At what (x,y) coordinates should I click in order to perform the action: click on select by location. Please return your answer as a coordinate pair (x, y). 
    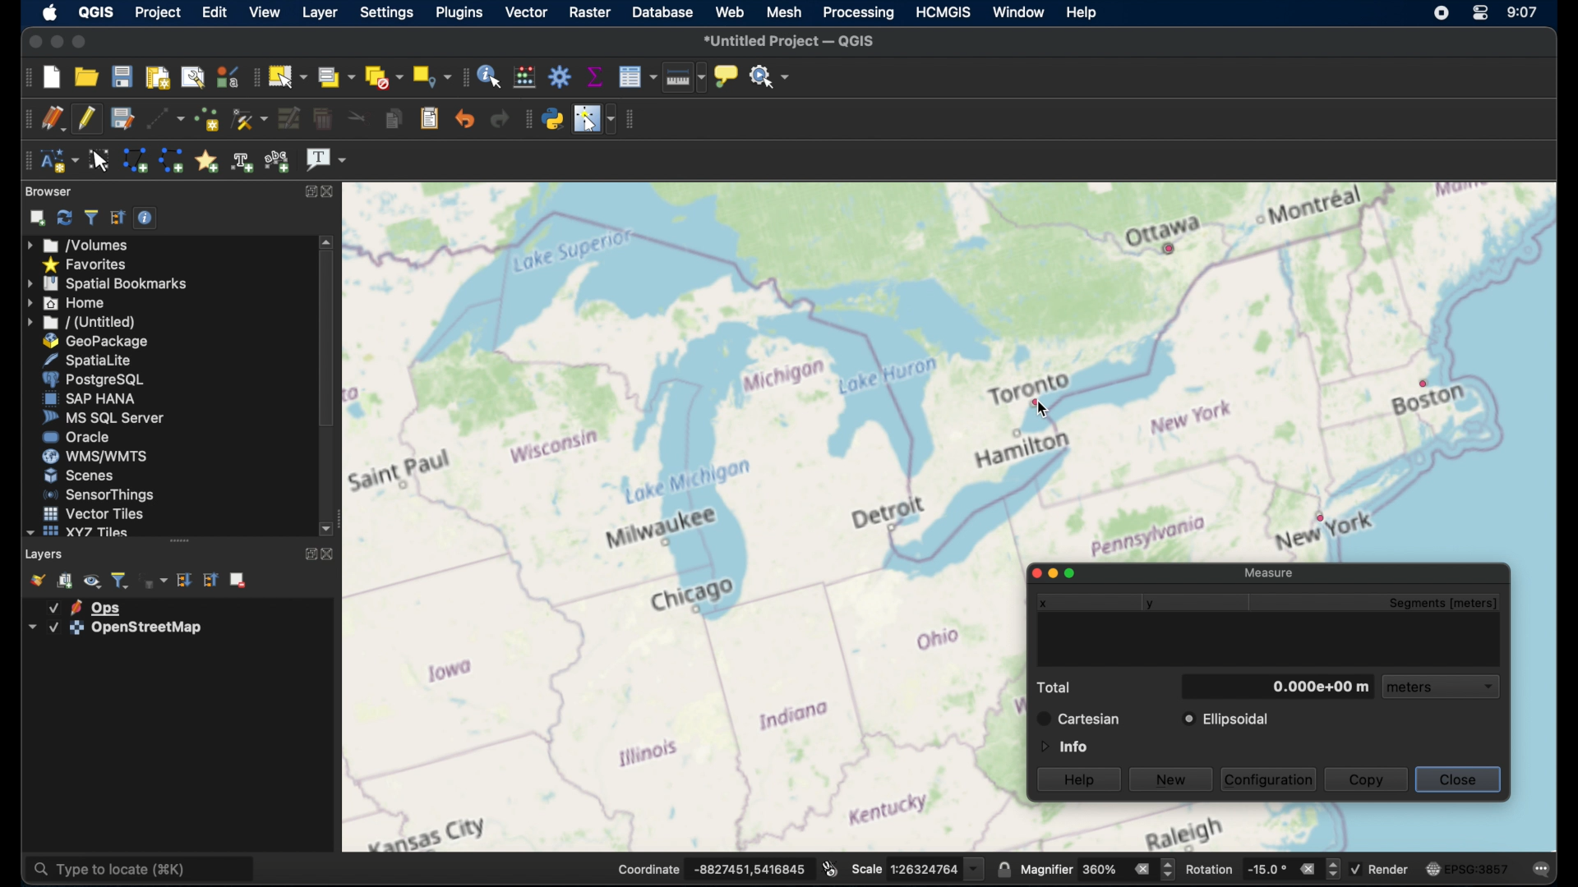
    Looking at the image, I should click on (430, 76).